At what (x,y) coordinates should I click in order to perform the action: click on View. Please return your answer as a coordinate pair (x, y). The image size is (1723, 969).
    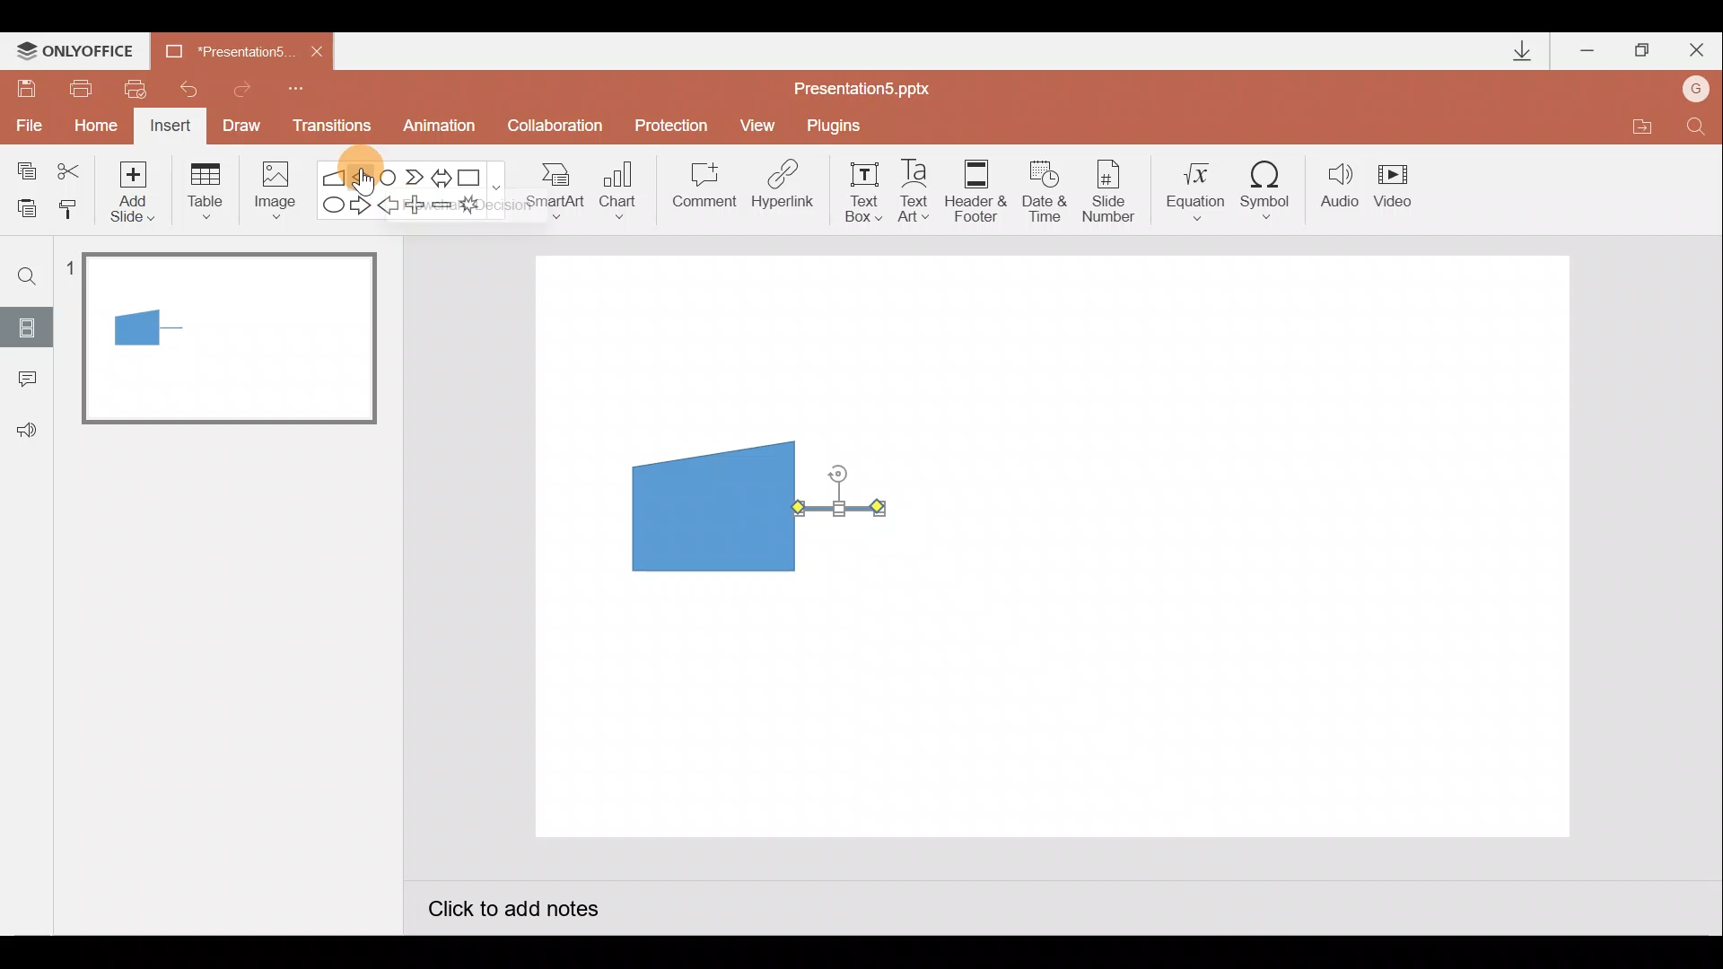
    Looking at the image, I should click on (760, 124).